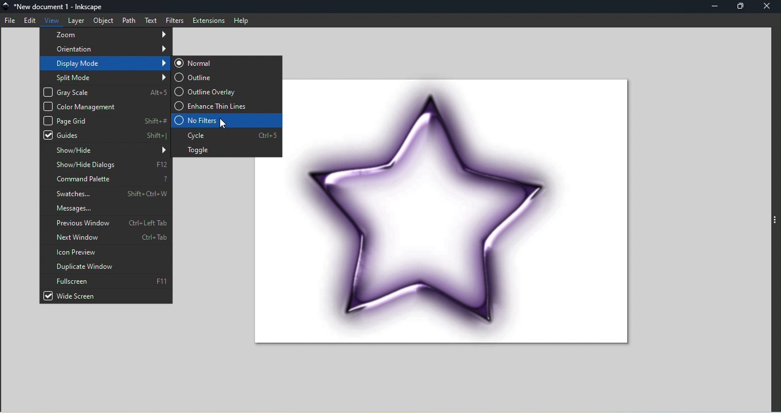 This screenshot has height=413, width=781. What do you see at coordinates (106, 34) in the screenshot?
I see `Zoom` at bounding box center [106, 34].